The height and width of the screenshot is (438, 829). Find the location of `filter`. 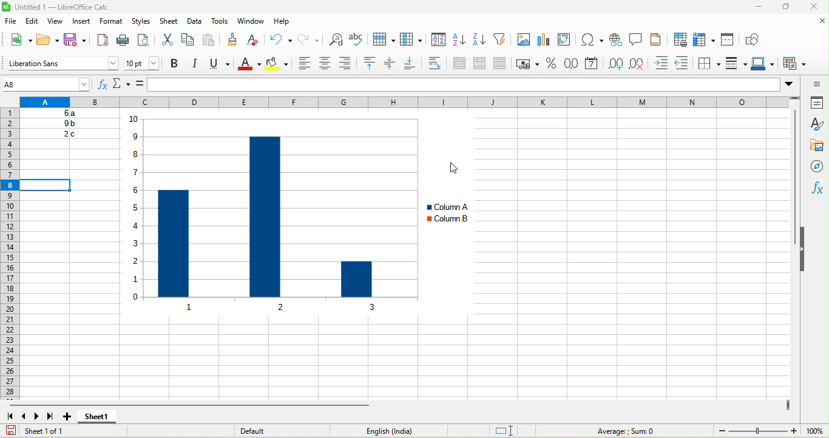

filter is located at coordinates (501, 42).